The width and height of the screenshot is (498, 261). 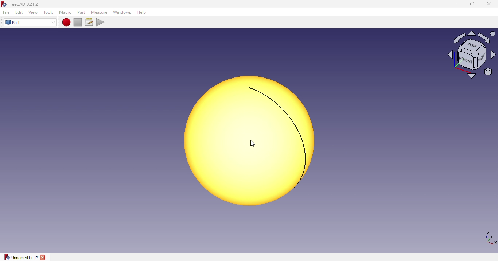 What do you see at coordinates (489, 237) in the screenshot?
I see `Dimensions` at bounding box center [489, 237].